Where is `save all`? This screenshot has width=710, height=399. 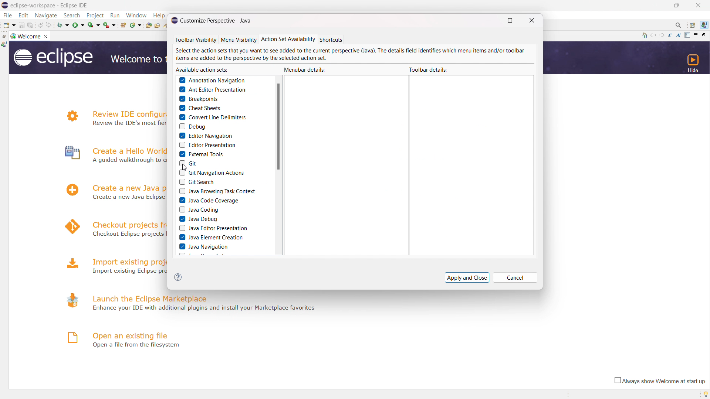
save all is located at coordinates (31, 25).